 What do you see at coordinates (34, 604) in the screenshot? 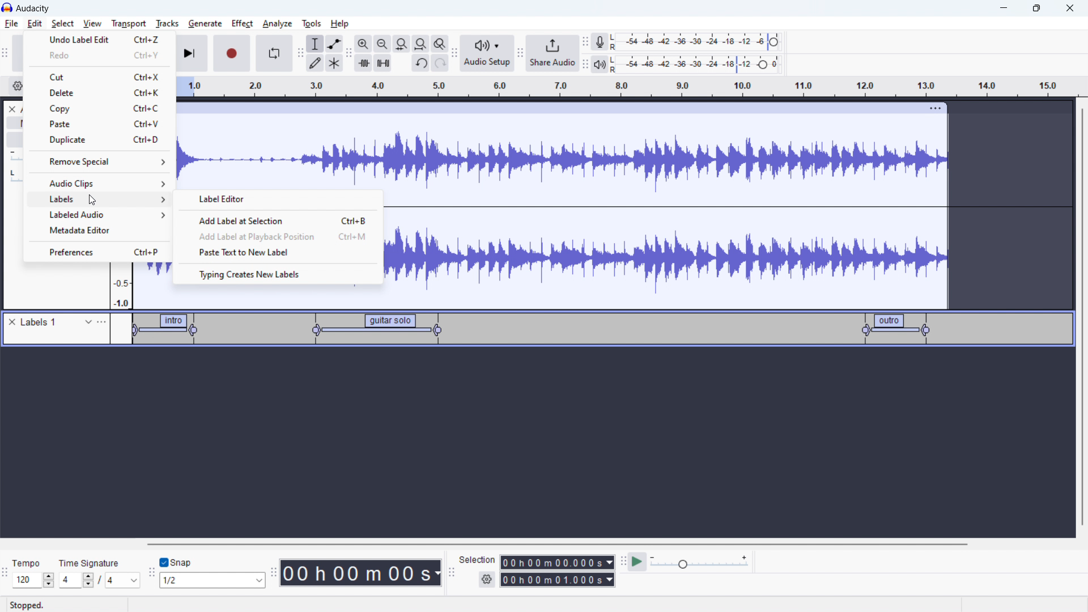
I see `stopped.` at bounding box center [34, 604].